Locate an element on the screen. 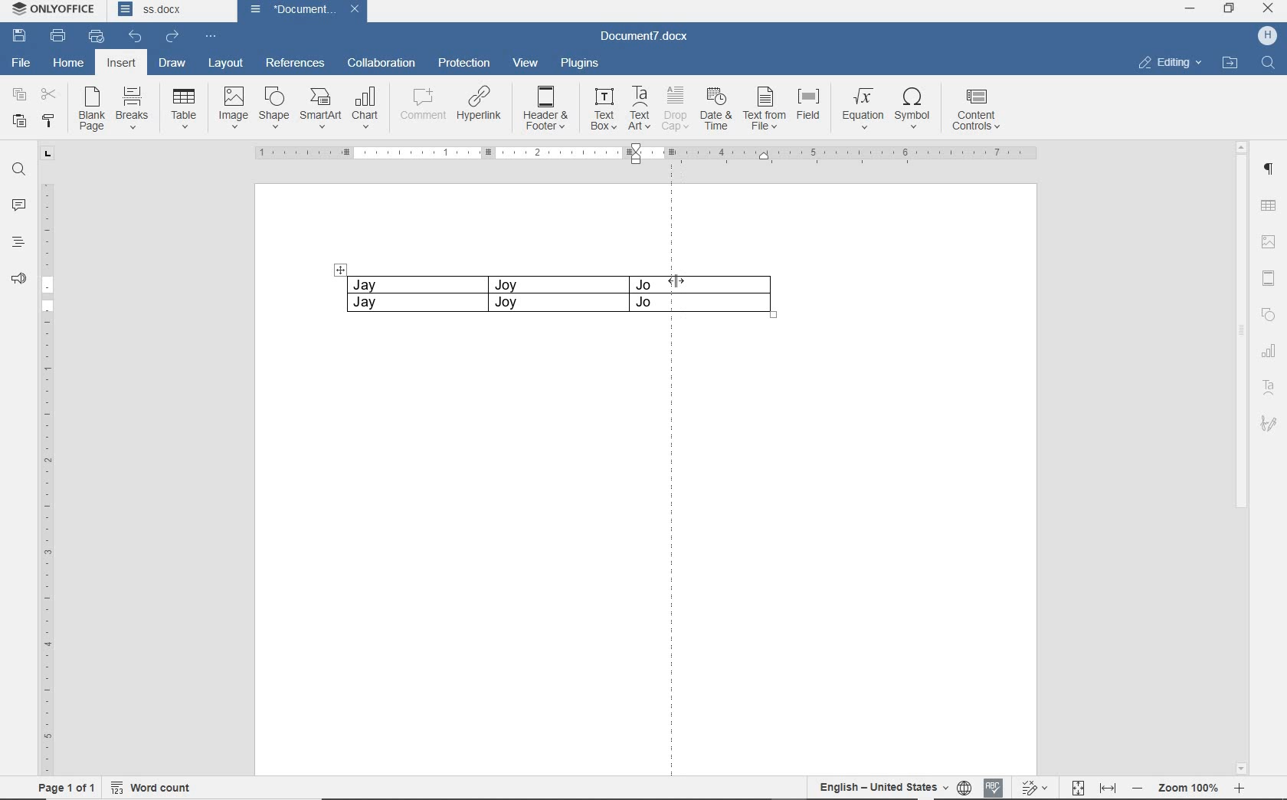 This screenshot has height=800, width=1287. SET DOCUMENT LANGUAGE is located at coordinates (966, 785).